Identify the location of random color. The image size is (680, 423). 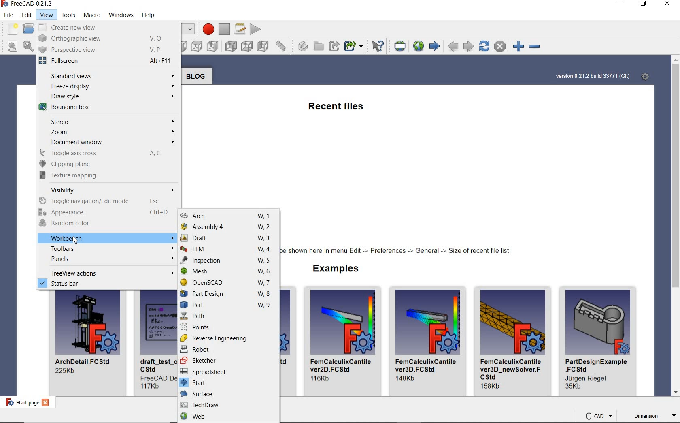
(107, 224).